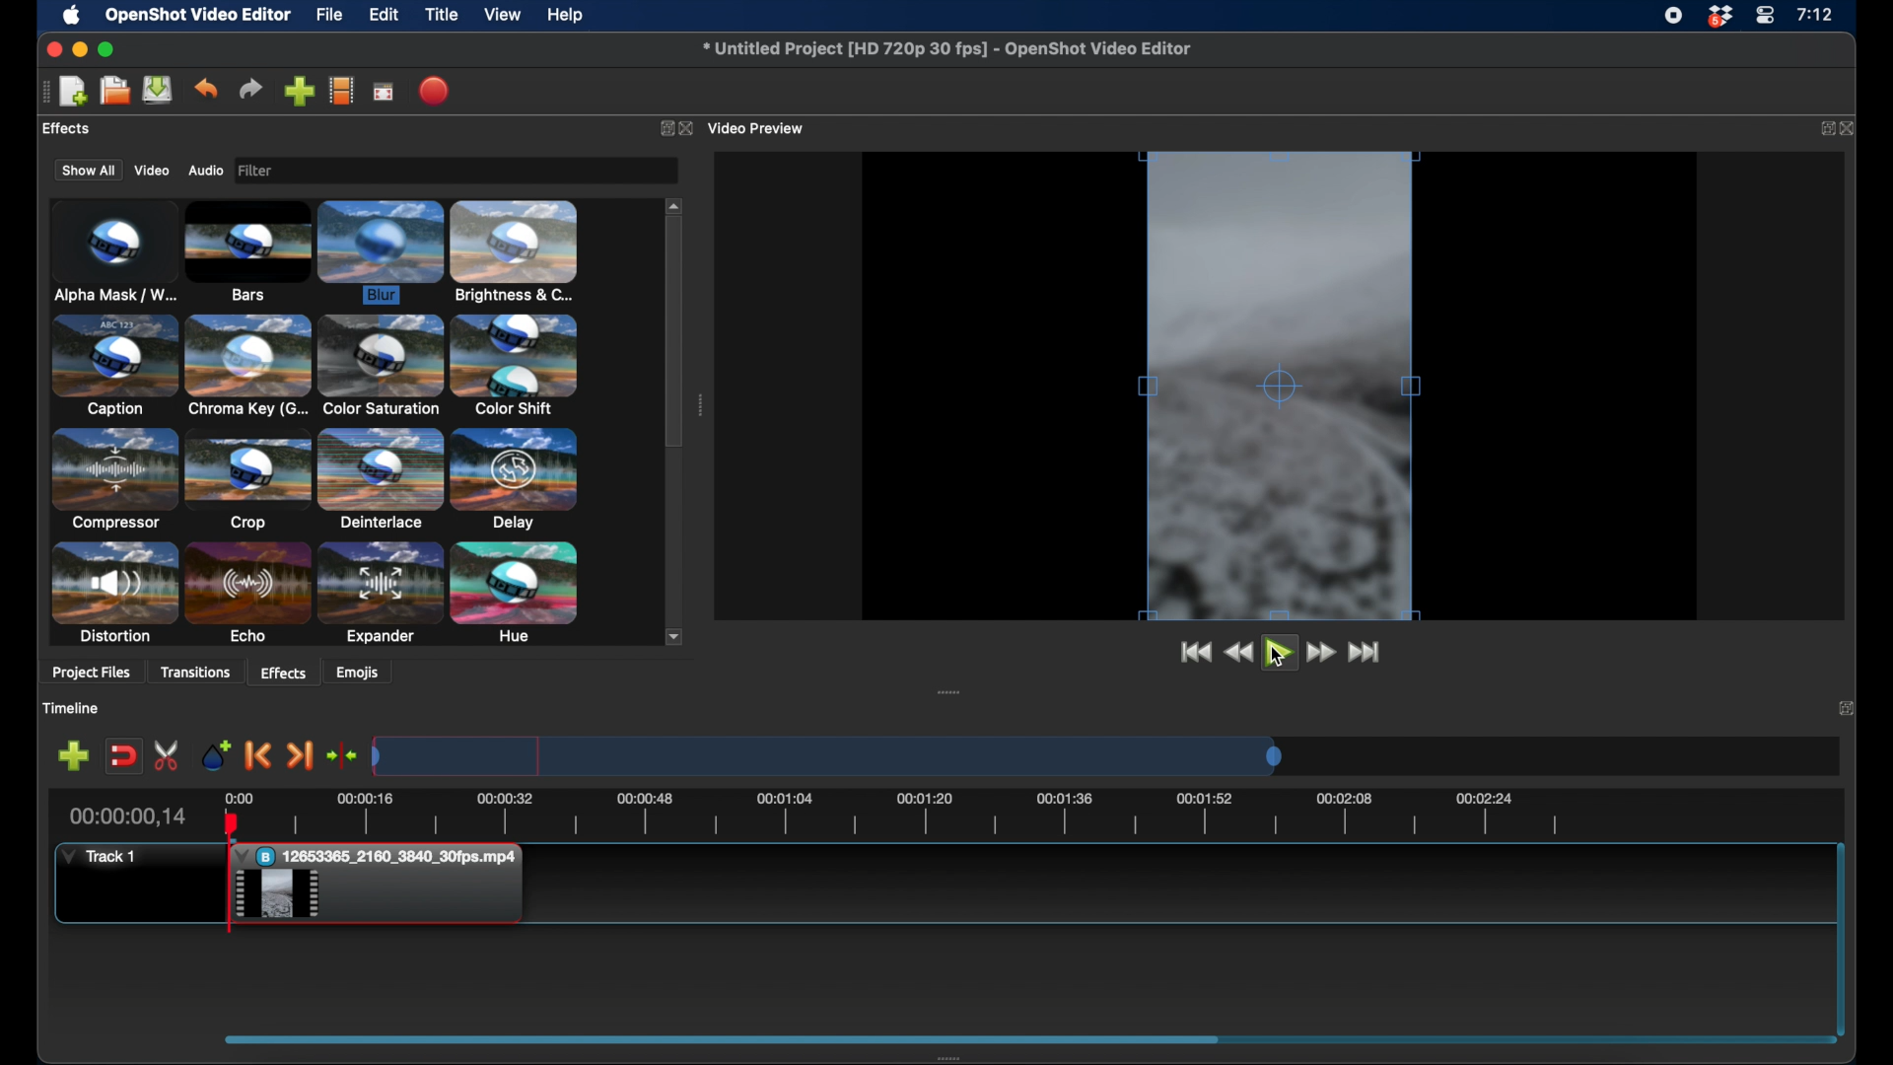 This screenshot has height=1065, width=1893. What do you see at coordinates (300, 91) in the screenshot?
I see `import files` at bounding box center [300, 91].